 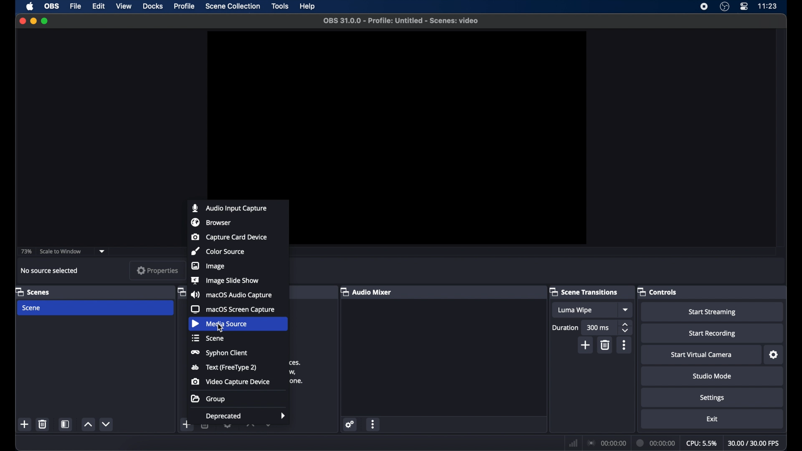 I want to click on macOS audio capture, so click(x=231, y=294).